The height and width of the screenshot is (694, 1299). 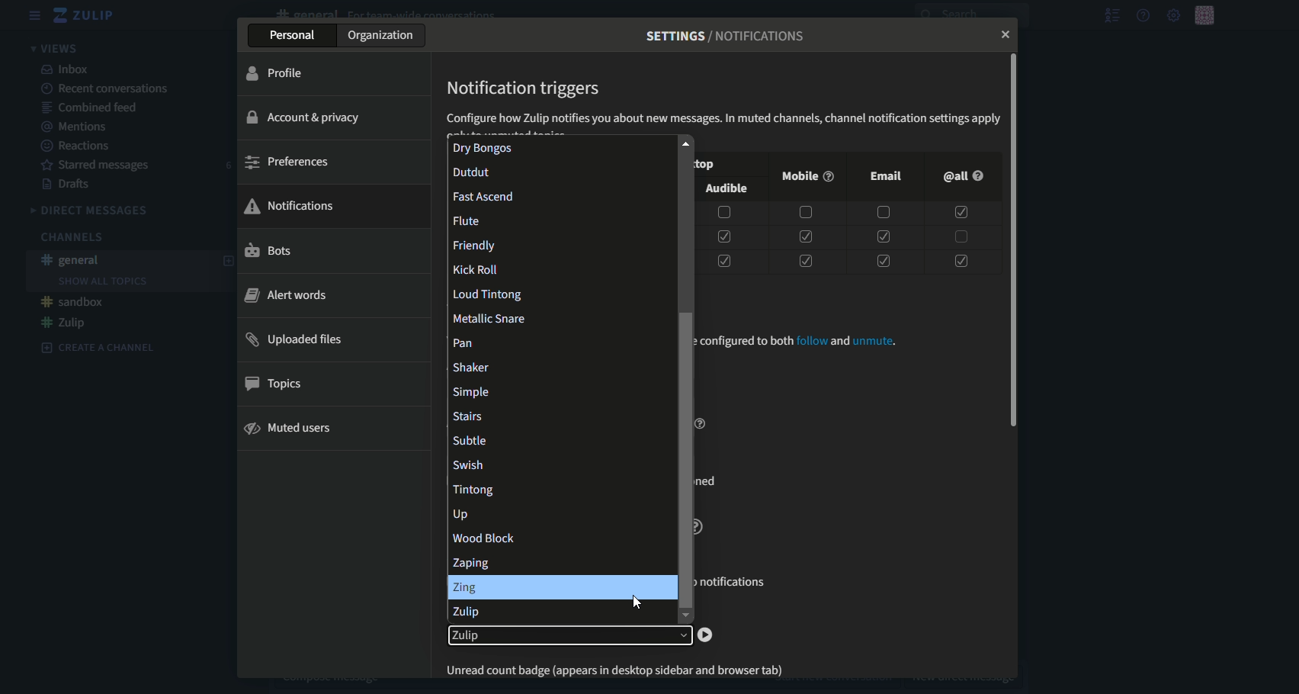 I want to click on stairs, so click(x=559, y=416).